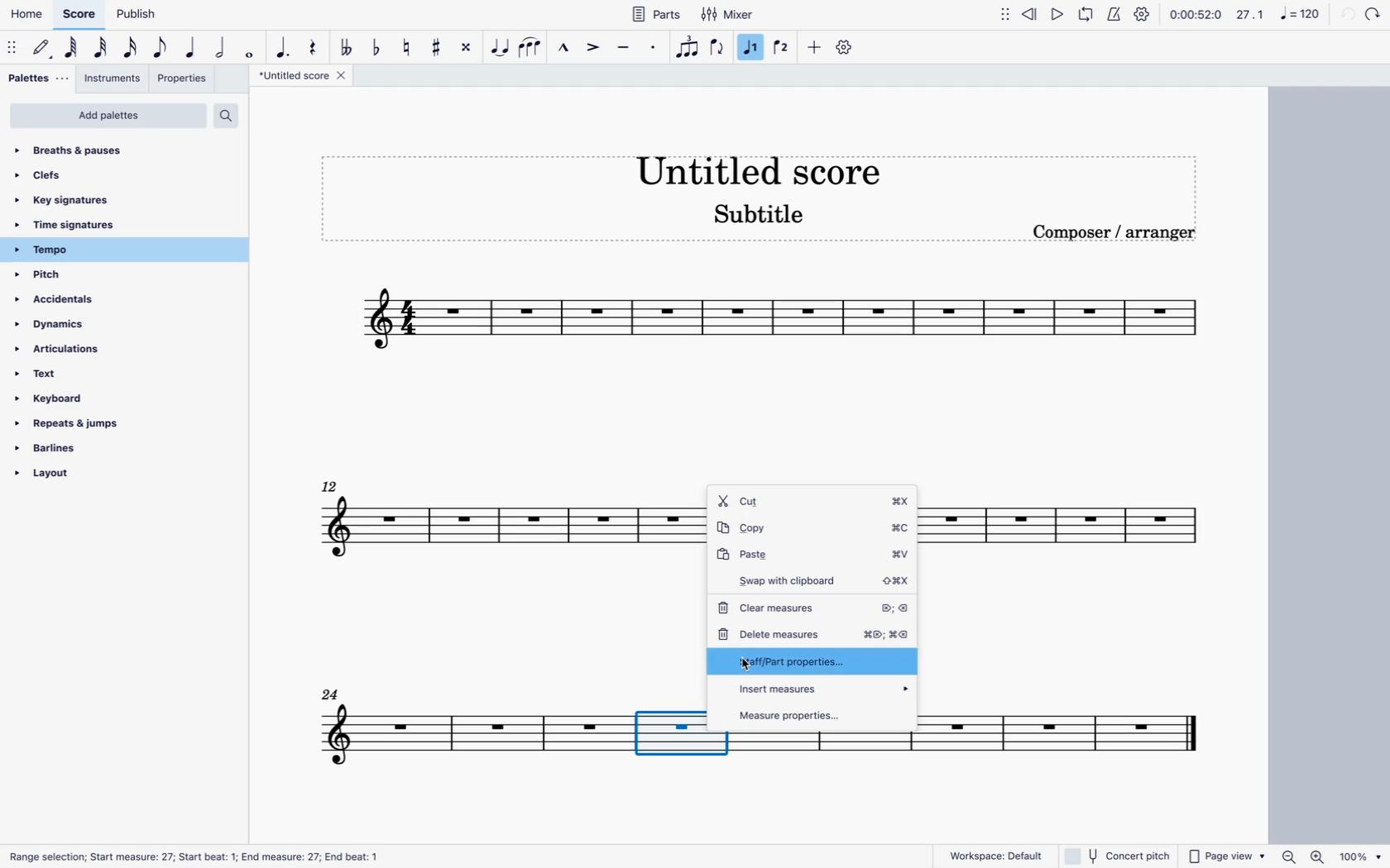 Image resolution: width=1390 pixels, height=868 pixels. I want to click on insert measures, so click(820, 689).